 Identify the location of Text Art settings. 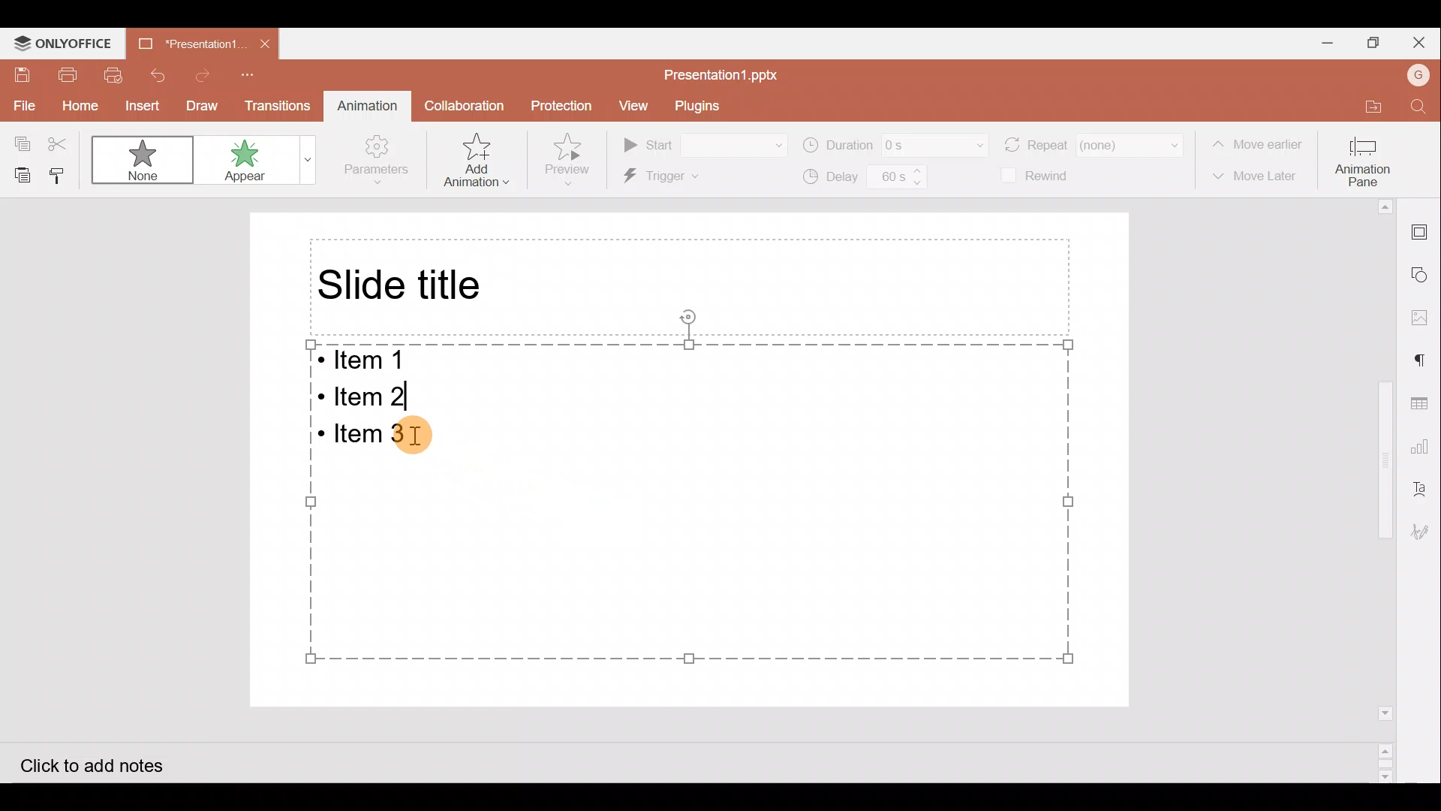
(1426, 485).